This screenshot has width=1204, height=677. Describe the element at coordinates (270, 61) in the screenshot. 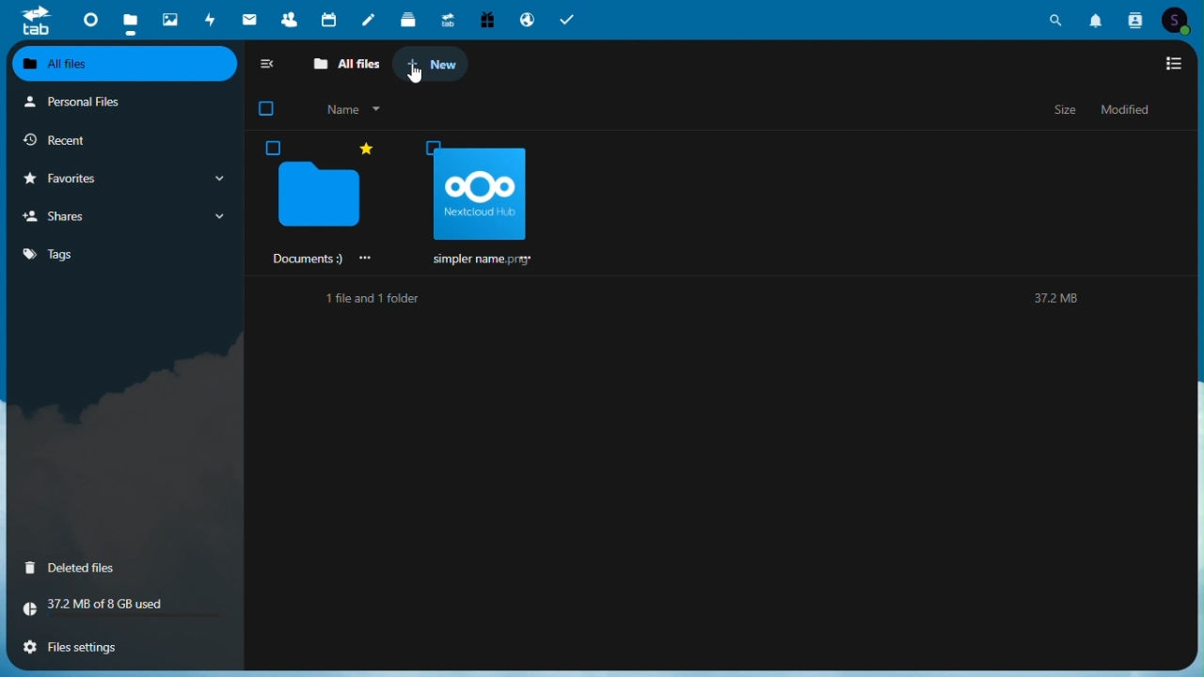

I see `collapse side bar` at that location.